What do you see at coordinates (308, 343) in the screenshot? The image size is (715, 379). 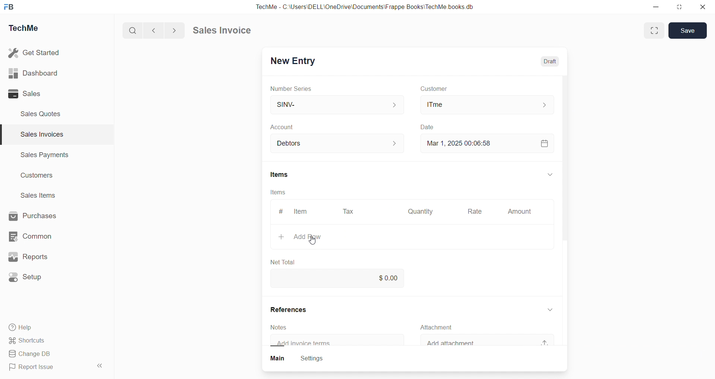 I see `__Add invoice terms` at bounding box center [308, 343].